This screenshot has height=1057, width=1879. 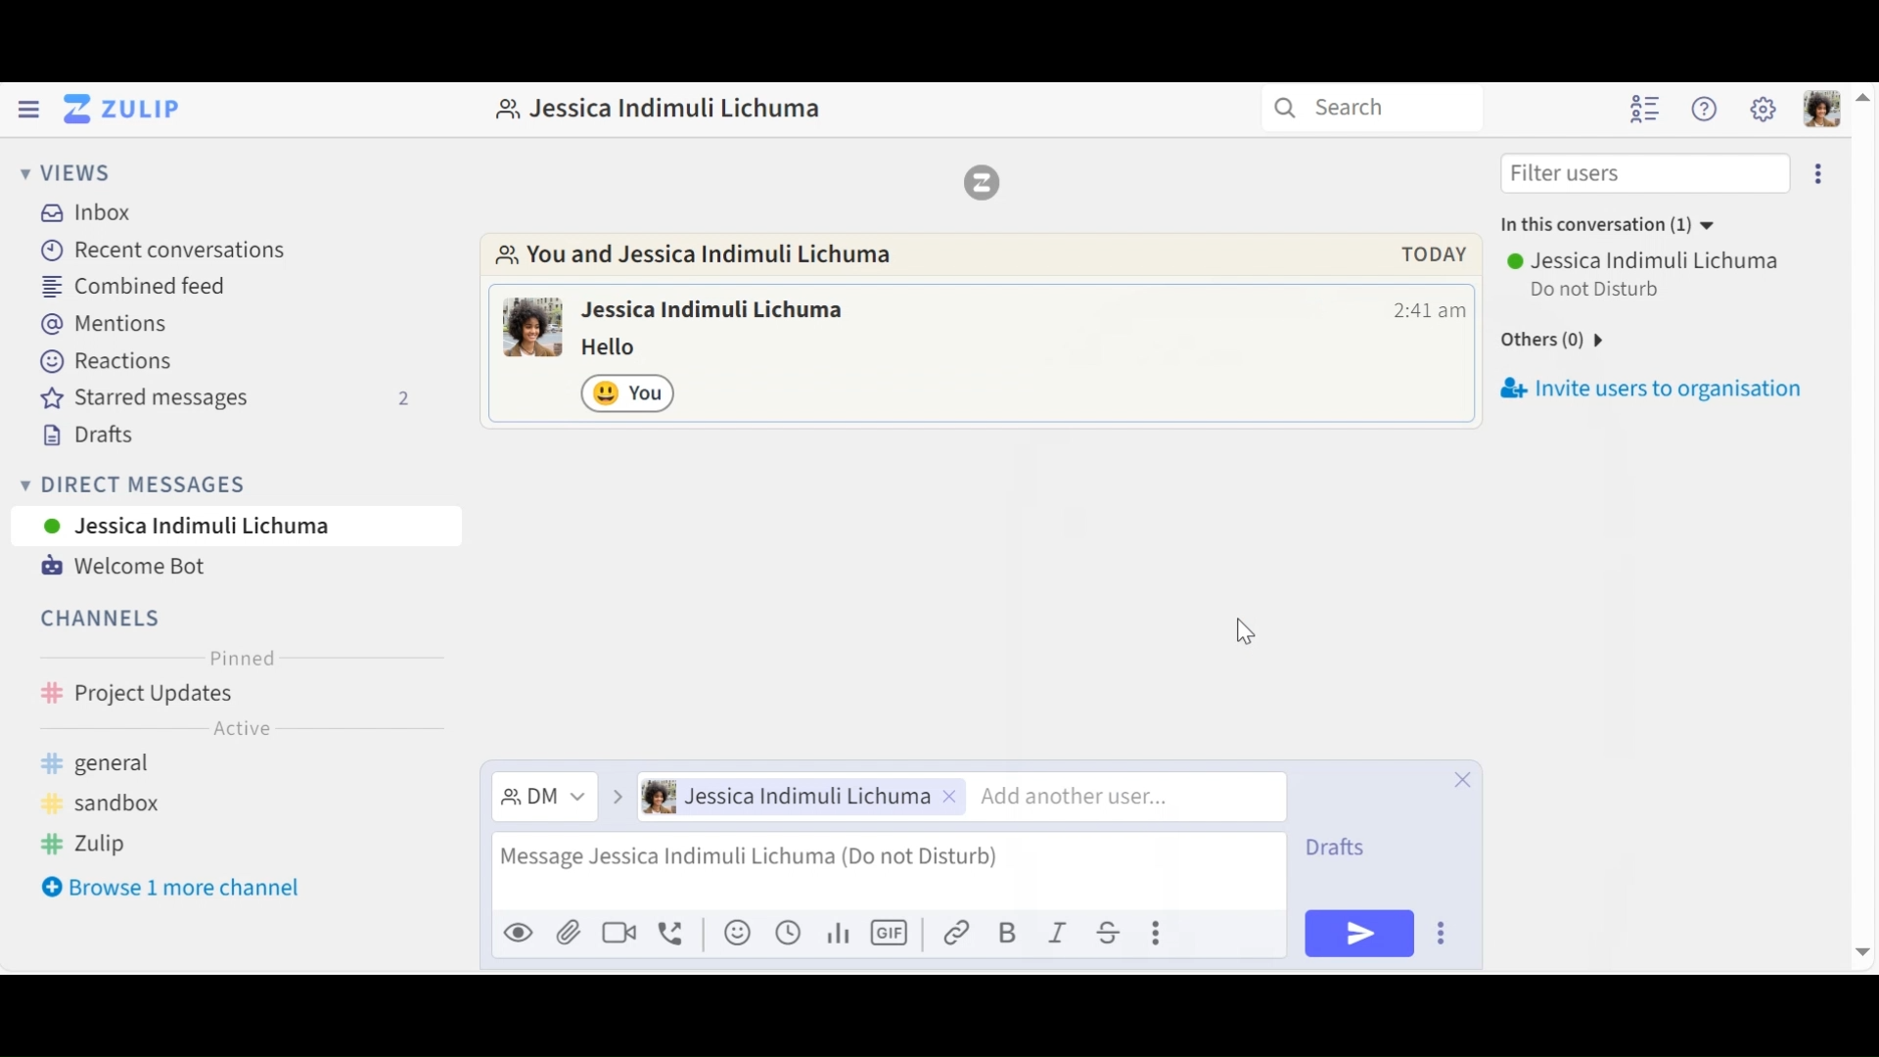 What do you see at coordinates (543, 799) in the screenshot?
I see `Filter messages` at bounding box center [543, 799].